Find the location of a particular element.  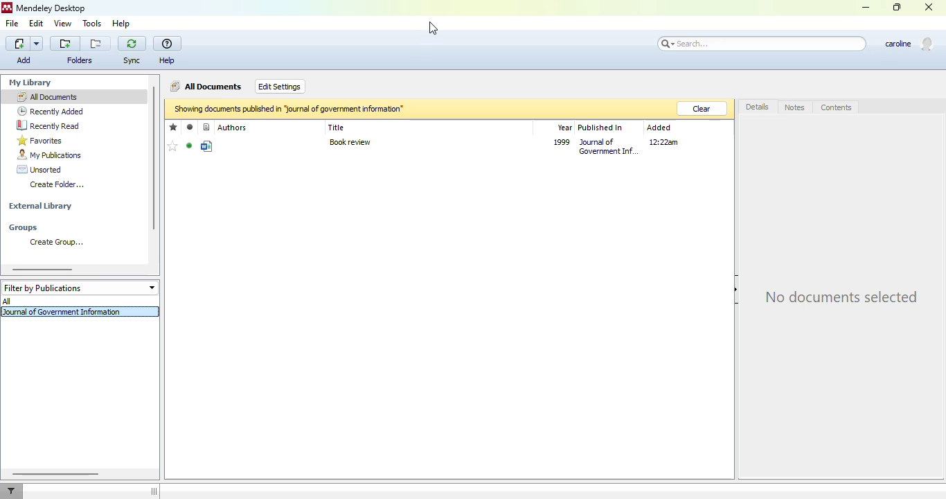

create folder is located at coordinates (57, 184).